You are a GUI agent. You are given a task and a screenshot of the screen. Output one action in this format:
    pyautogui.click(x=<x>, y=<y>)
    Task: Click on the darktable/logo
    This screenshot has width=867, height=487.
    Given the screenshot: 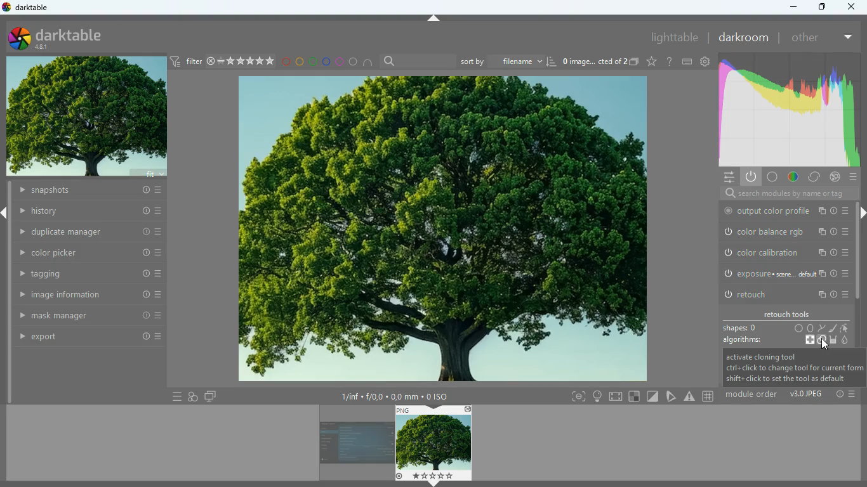 What is the action you would take?
    pyautogui.click(x=25, y=8)
    